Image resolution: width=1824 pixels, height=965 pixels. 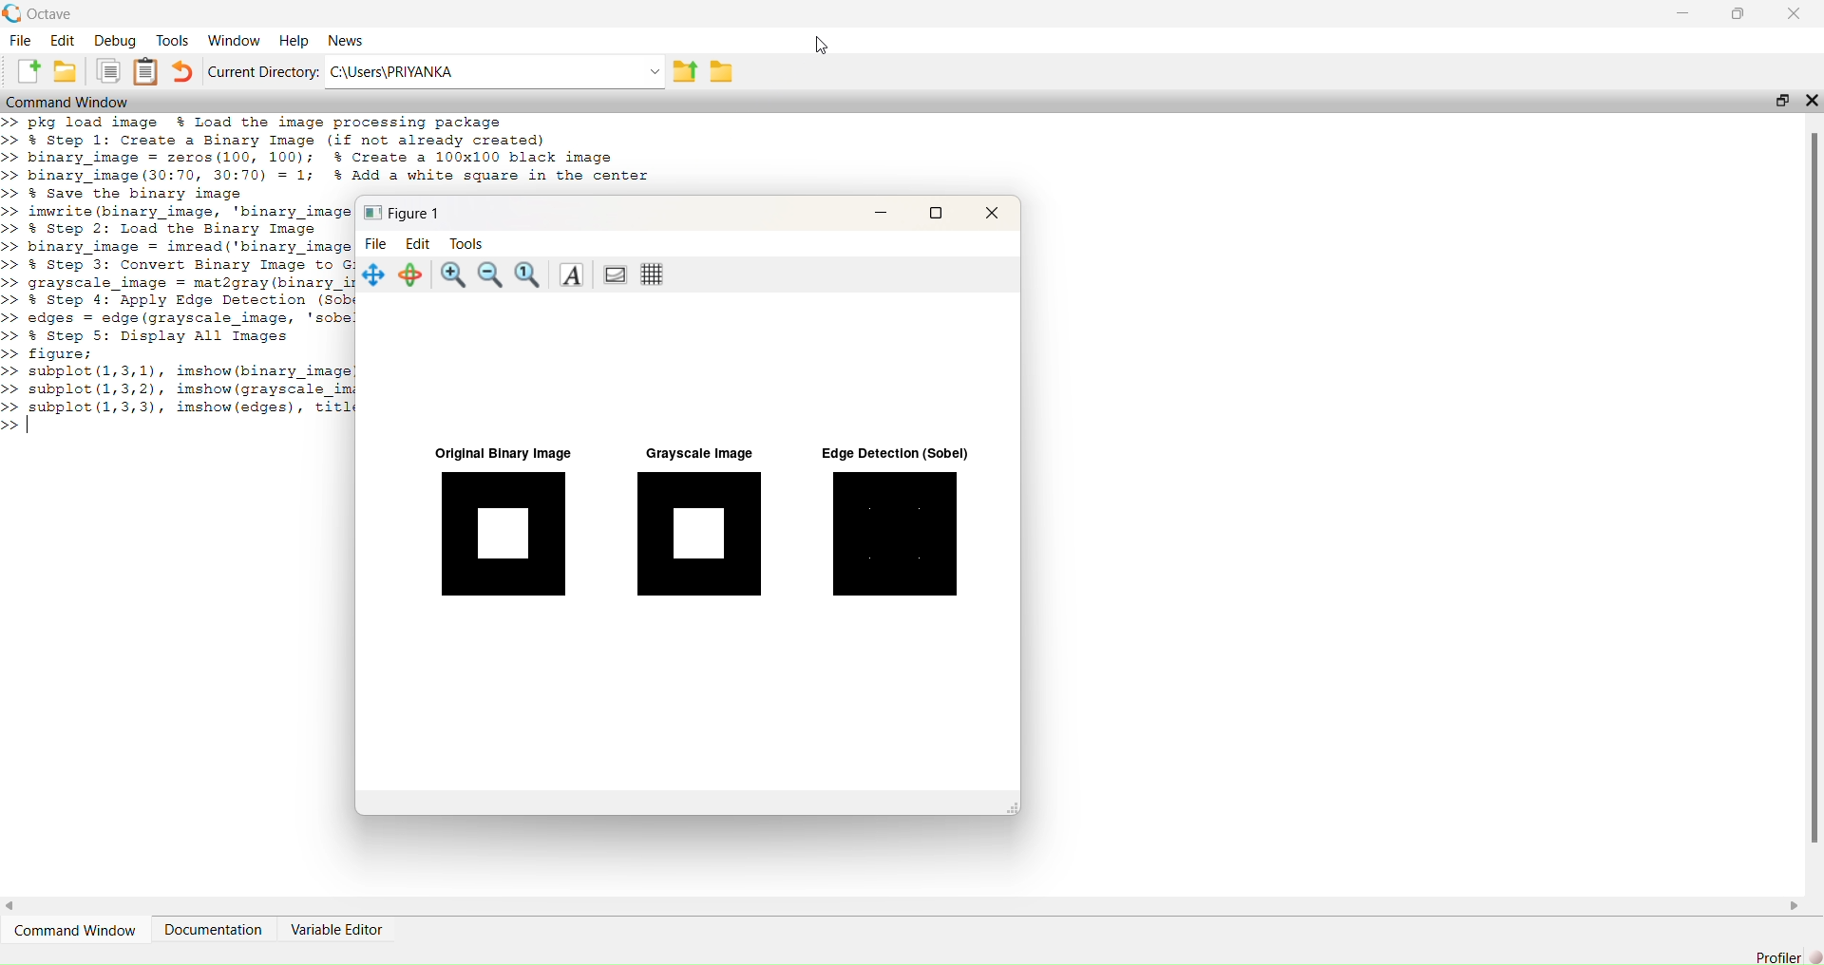 I want to click on undo, so click(x=184, y=70).